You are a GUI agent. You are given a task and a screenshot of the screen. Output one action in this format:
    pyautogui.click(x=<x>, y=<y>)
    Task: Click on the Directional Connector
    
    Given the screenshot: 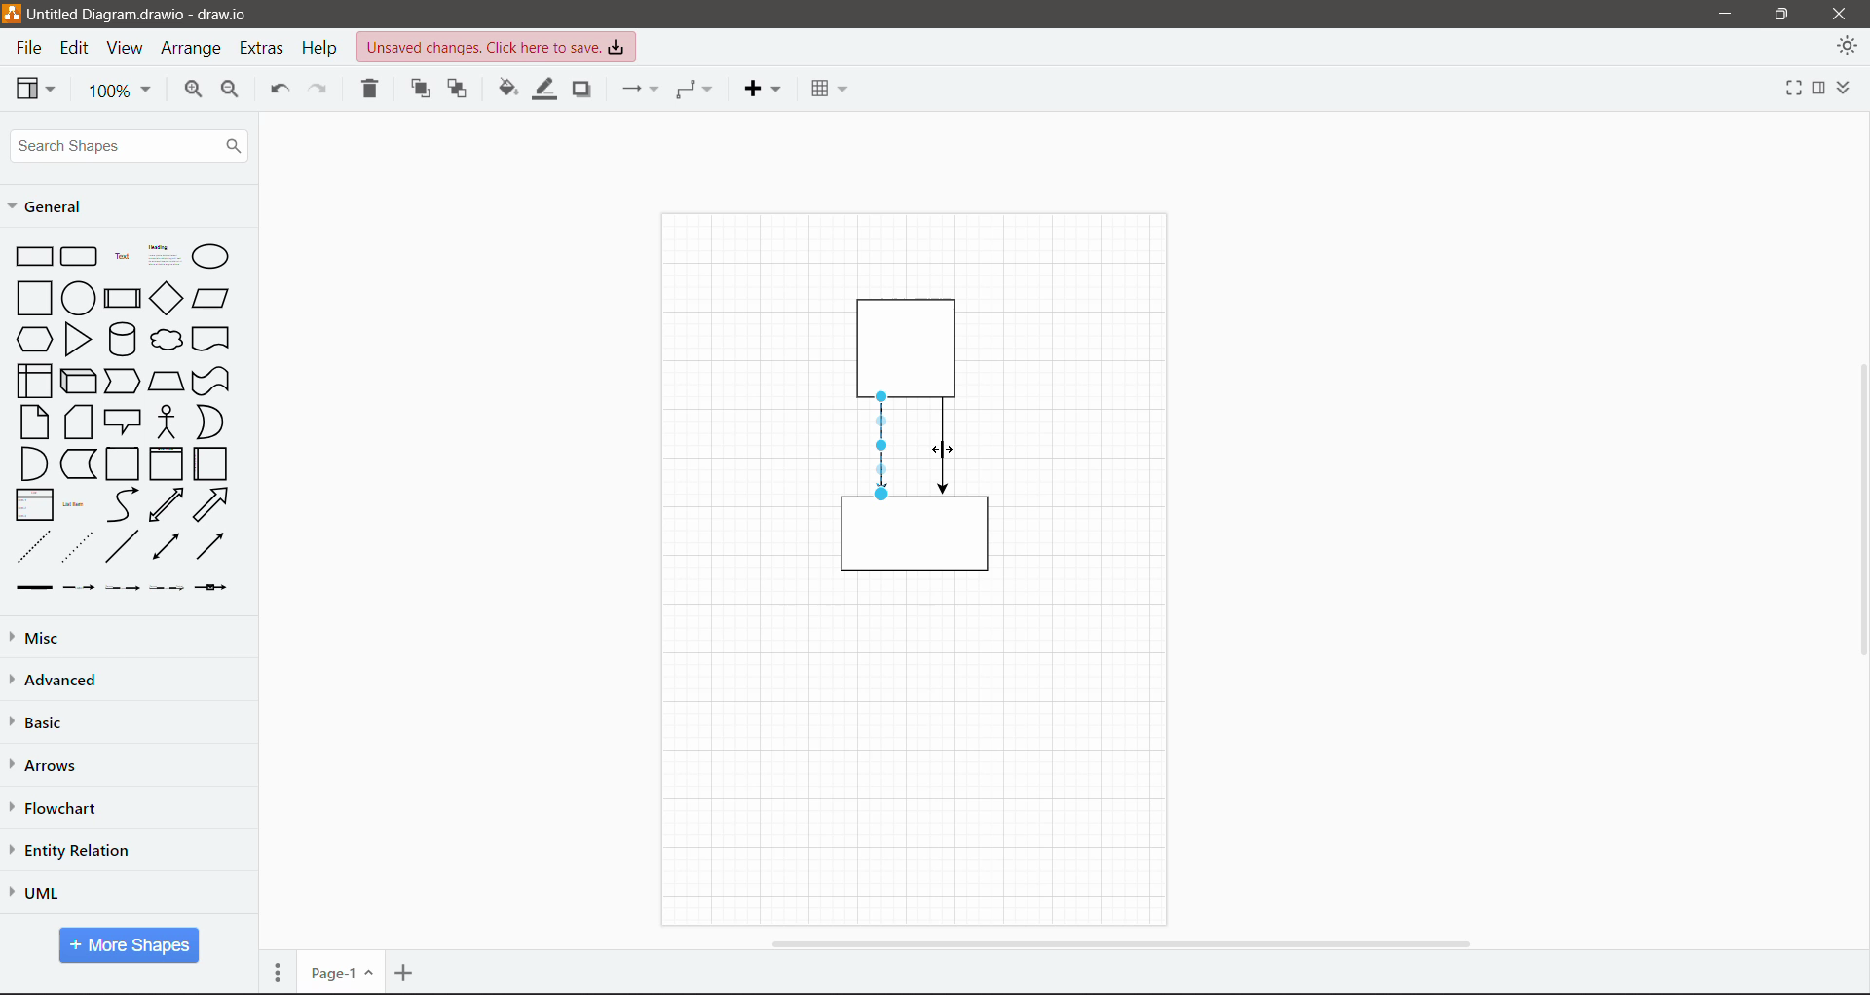 What is the action you would take?
    pyautogui.click(x=945, y=447)
    